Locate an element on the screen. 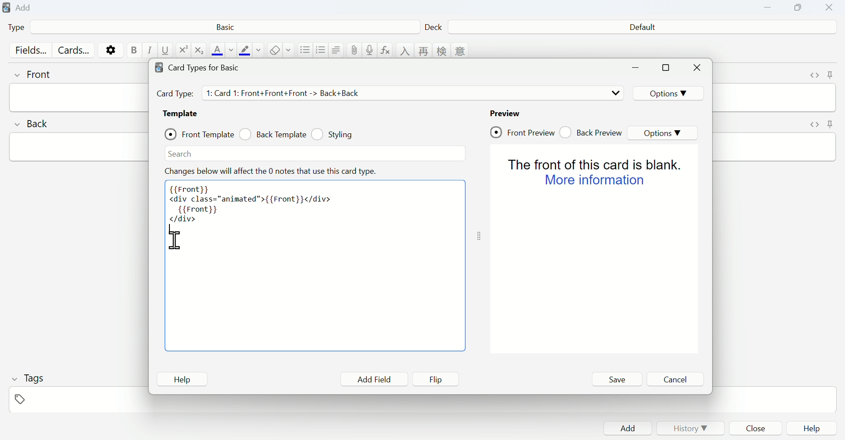 The width and height of the screenshot is (845, 440). alignment is located at coordinates (336, 50).